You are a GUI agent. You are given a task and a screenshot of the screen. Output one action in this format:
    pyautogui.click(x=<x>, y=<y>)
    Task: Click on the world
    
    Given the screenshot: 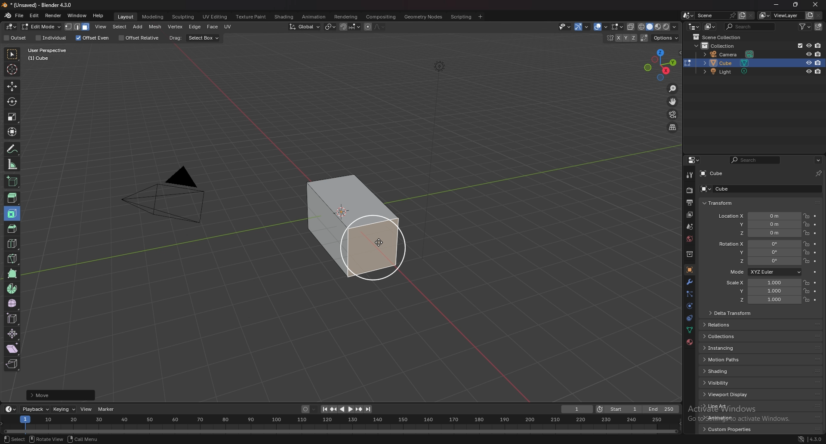 What is the action you would take?
    pyautogui.click(x=689, y=239)
    